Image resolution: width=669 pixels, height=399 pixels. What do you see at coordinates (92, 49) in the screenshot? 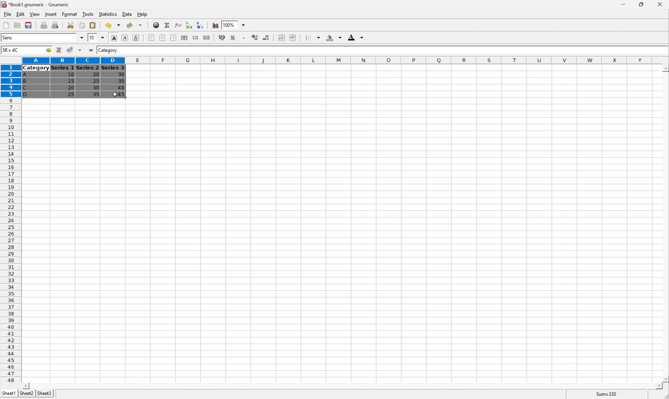
I see `Enter formula` at bounding box center [92, 49].